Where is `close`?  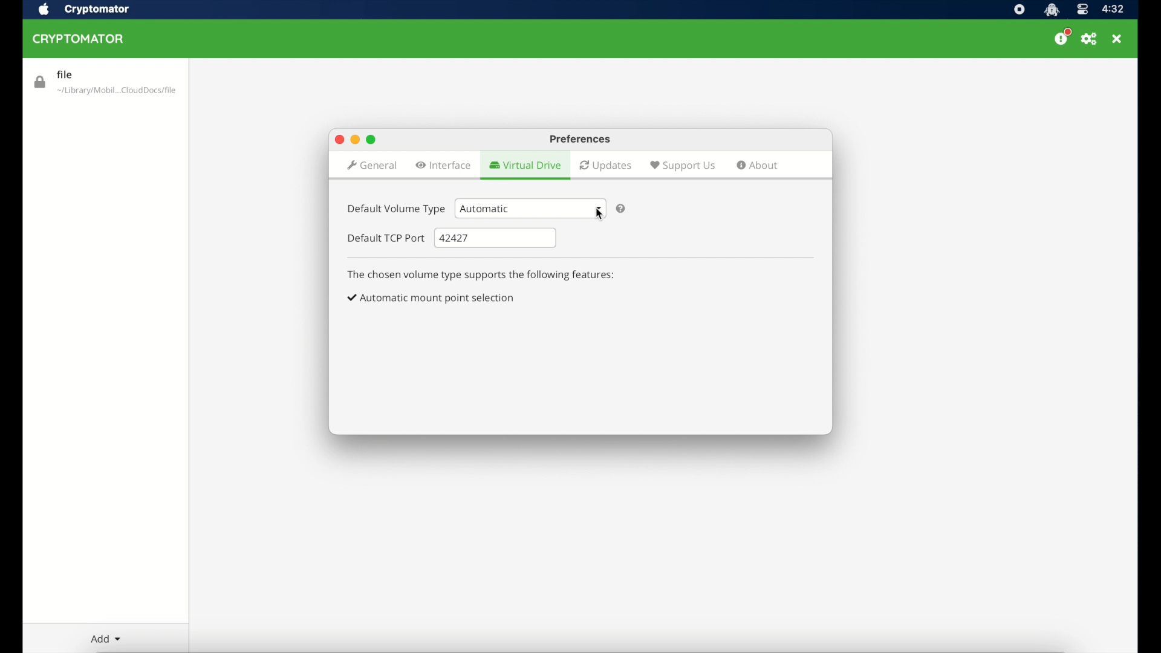 close is located at coordinates (339, 140).